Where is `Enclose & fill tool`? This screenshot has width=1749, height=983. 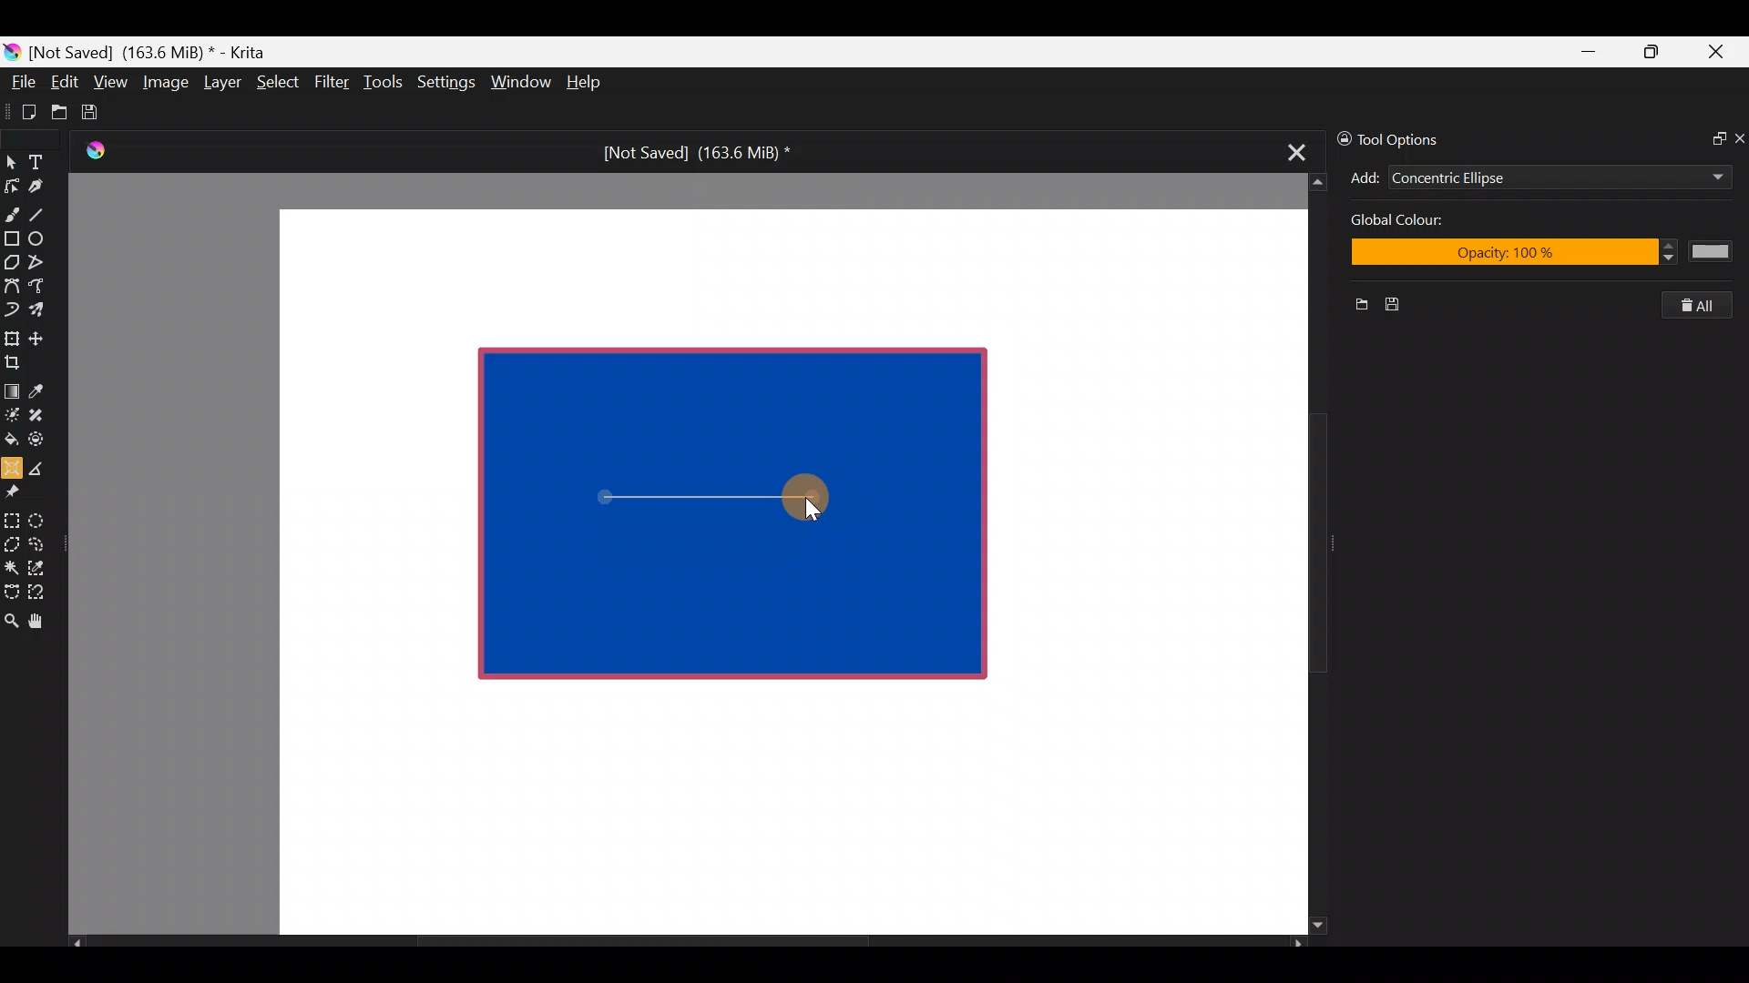
Enclose & fill tool is located at coordinates (40, 436).